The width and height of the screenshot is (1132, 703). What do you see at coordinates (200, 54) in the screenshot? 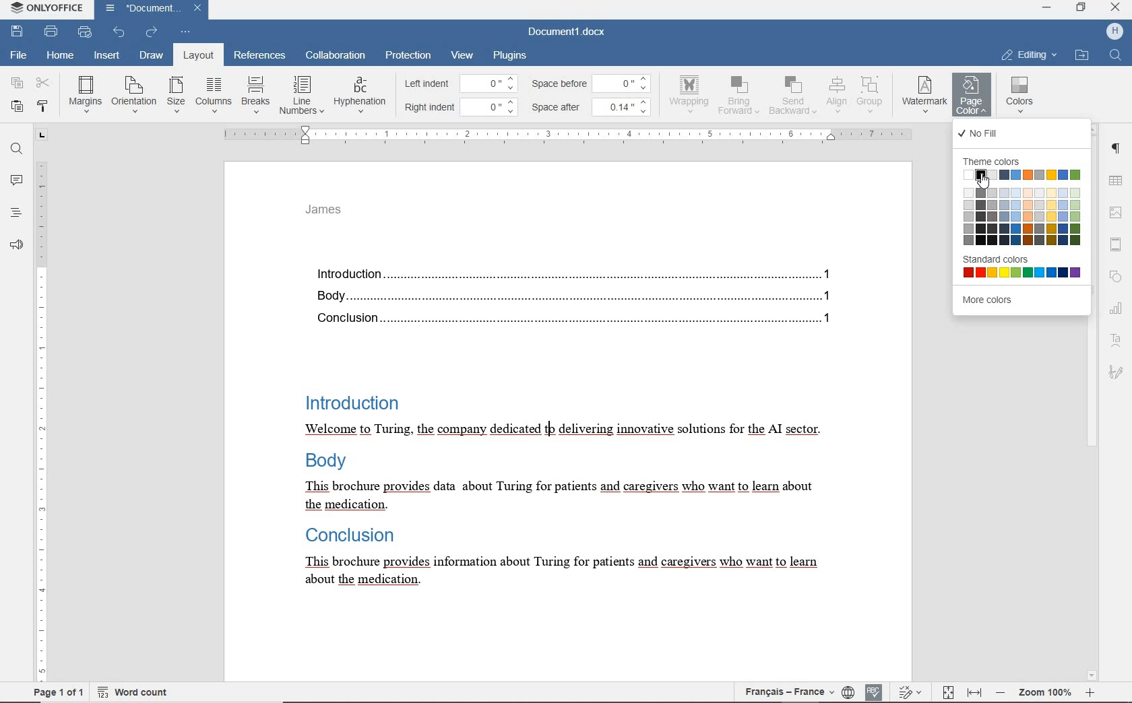
I see `layout` at bounding box center [200, 54].